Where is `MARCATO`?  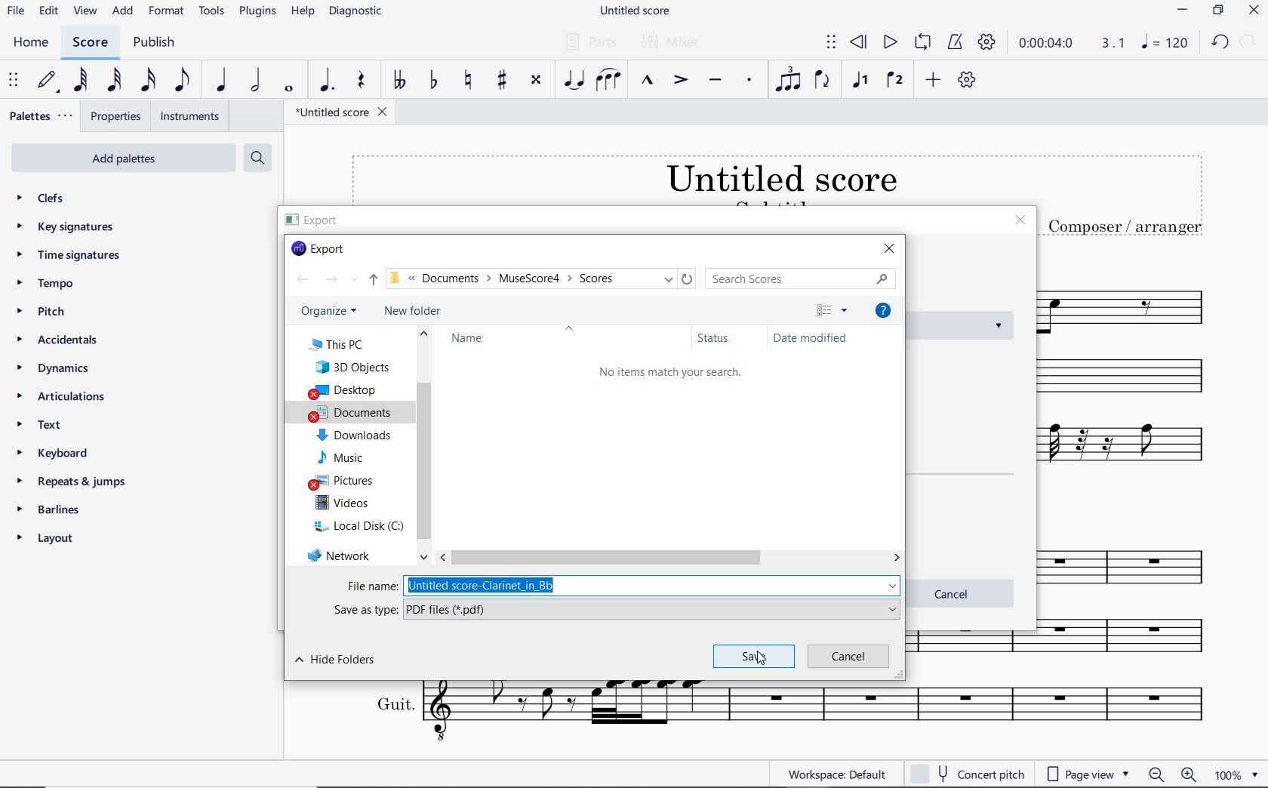
MARCATO is located at coordinates (648, 81).